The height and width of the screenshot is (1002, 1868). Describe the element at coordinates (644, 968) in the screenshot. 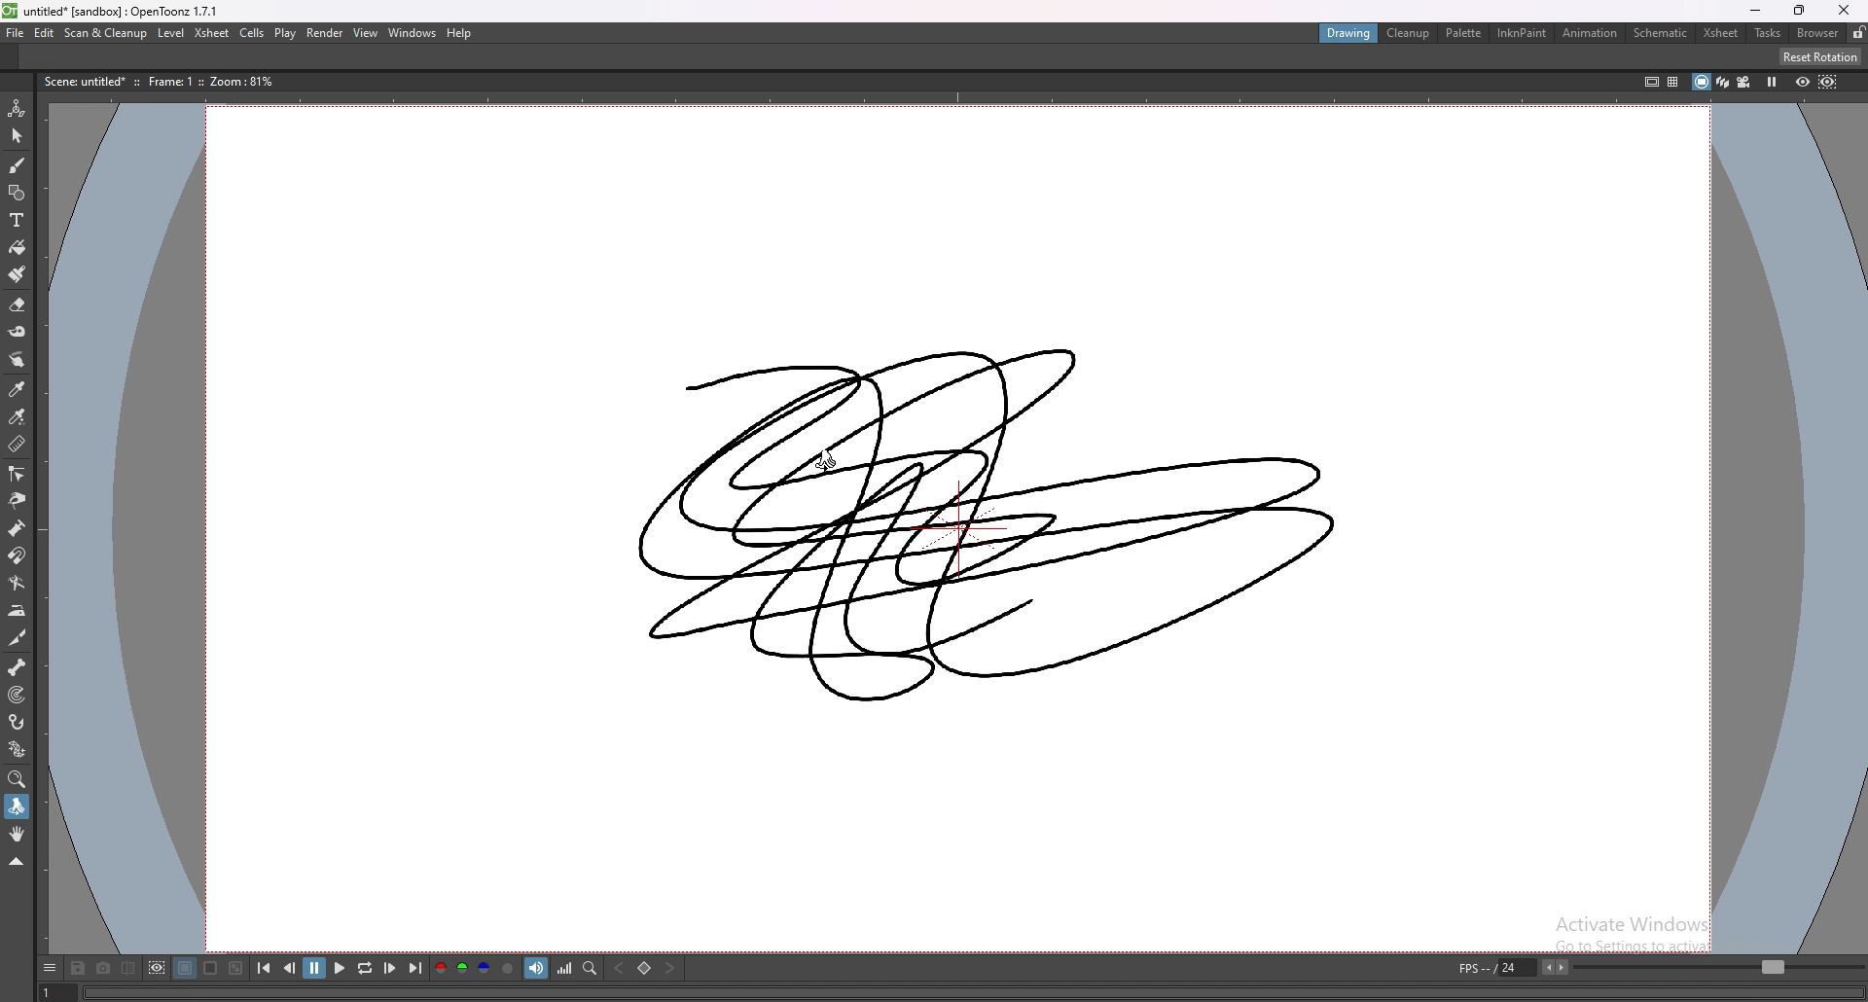

I see `set key` at that location.